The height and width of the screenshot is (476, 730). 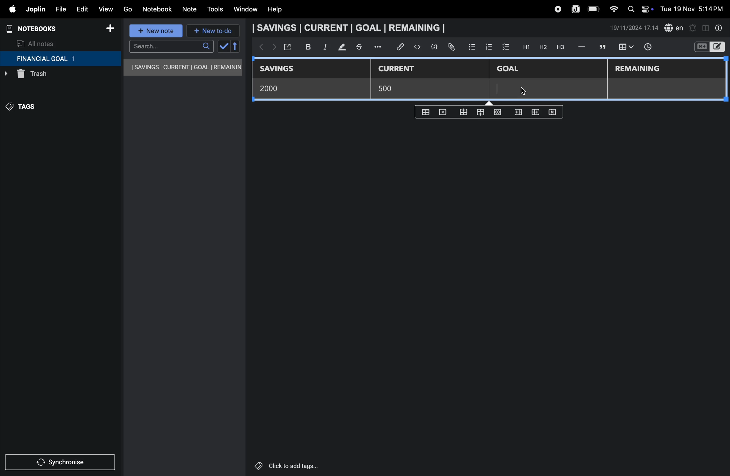 I want to click on hifen, so click(x=582, y=47).